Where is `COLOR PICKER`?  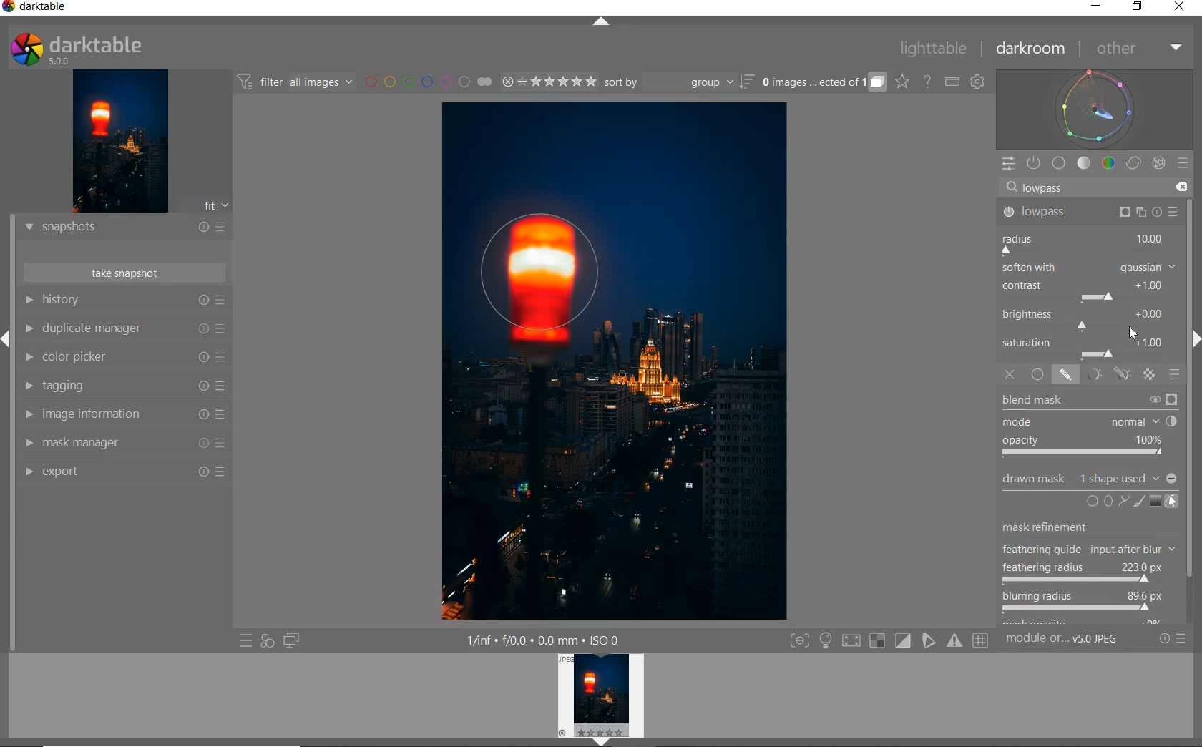 COLOR PICKER is located at coordinates (125, 358).